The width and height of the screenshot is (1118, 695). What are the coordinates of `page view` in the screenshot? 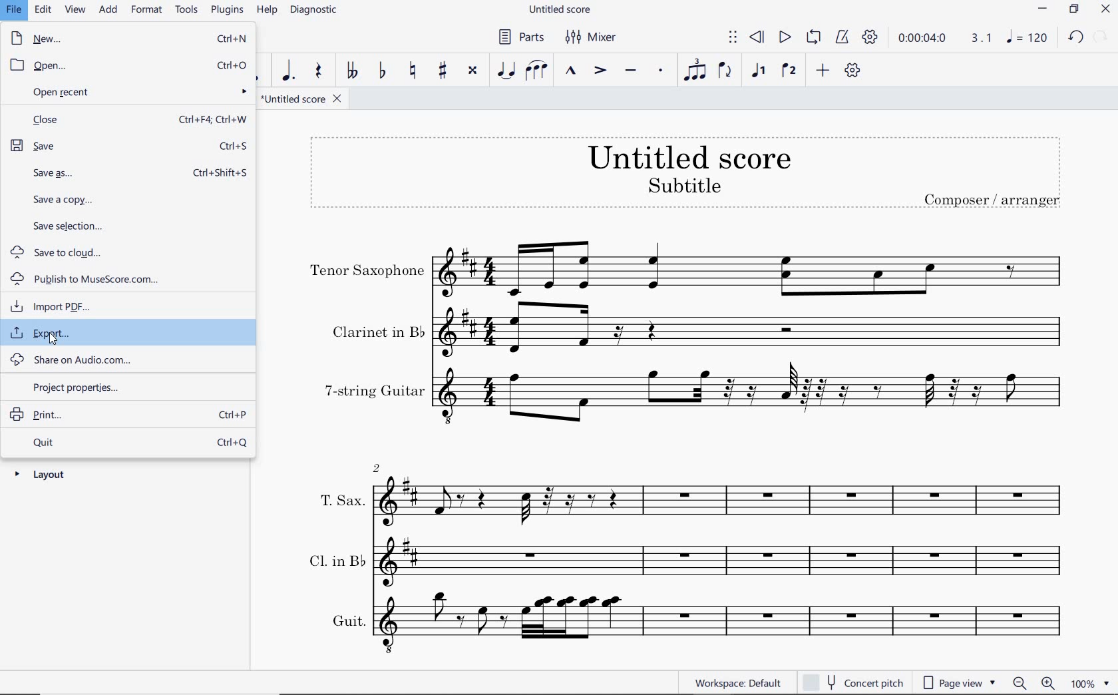 It's located at (958, 682).